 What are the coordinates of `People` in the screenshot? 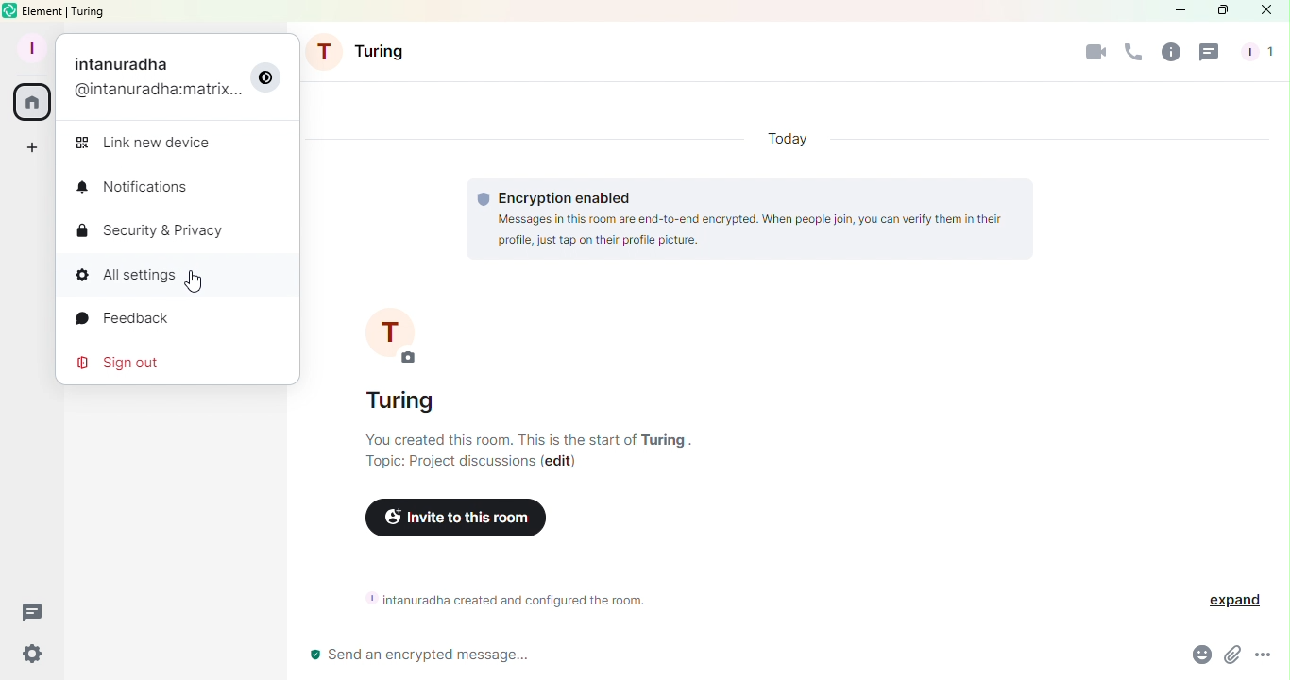 It's located at (1256, 53).